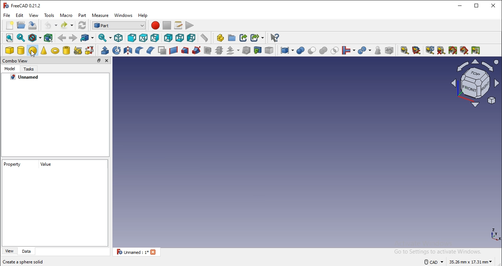  Describe the element at coordinates (335, 51) in the screenshot. I see `intersection` at that location.